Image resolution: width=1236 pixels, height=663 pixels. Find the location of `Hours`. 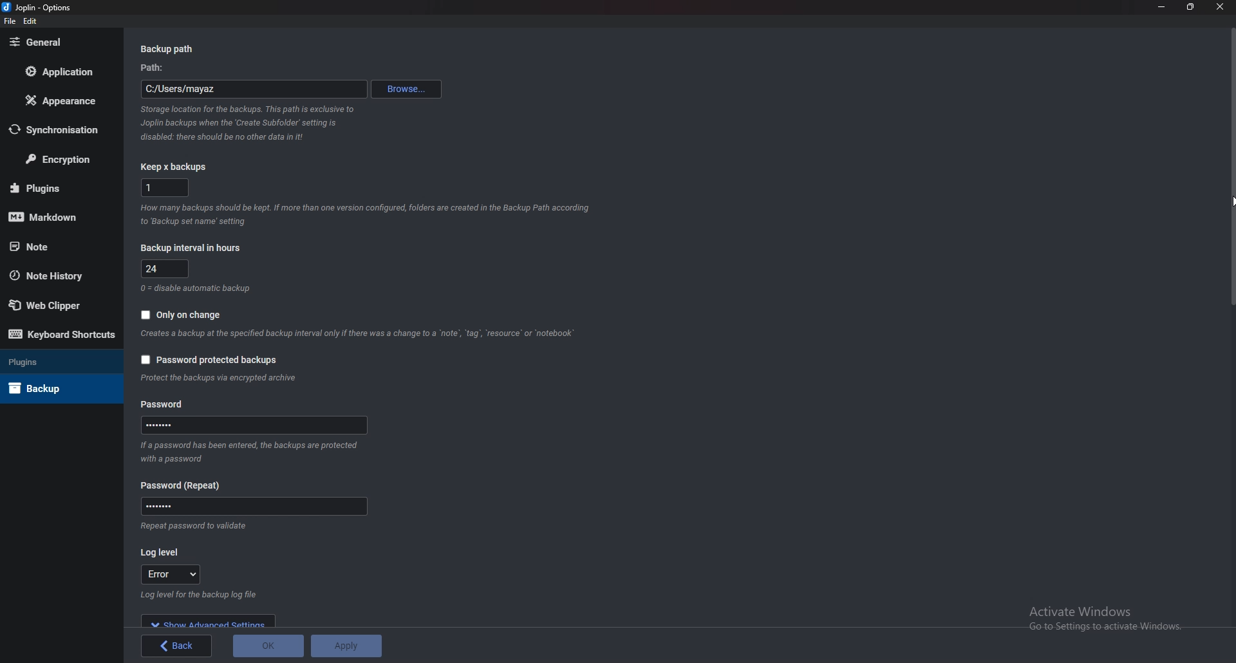

Hours is located at coordinates (167, 269).